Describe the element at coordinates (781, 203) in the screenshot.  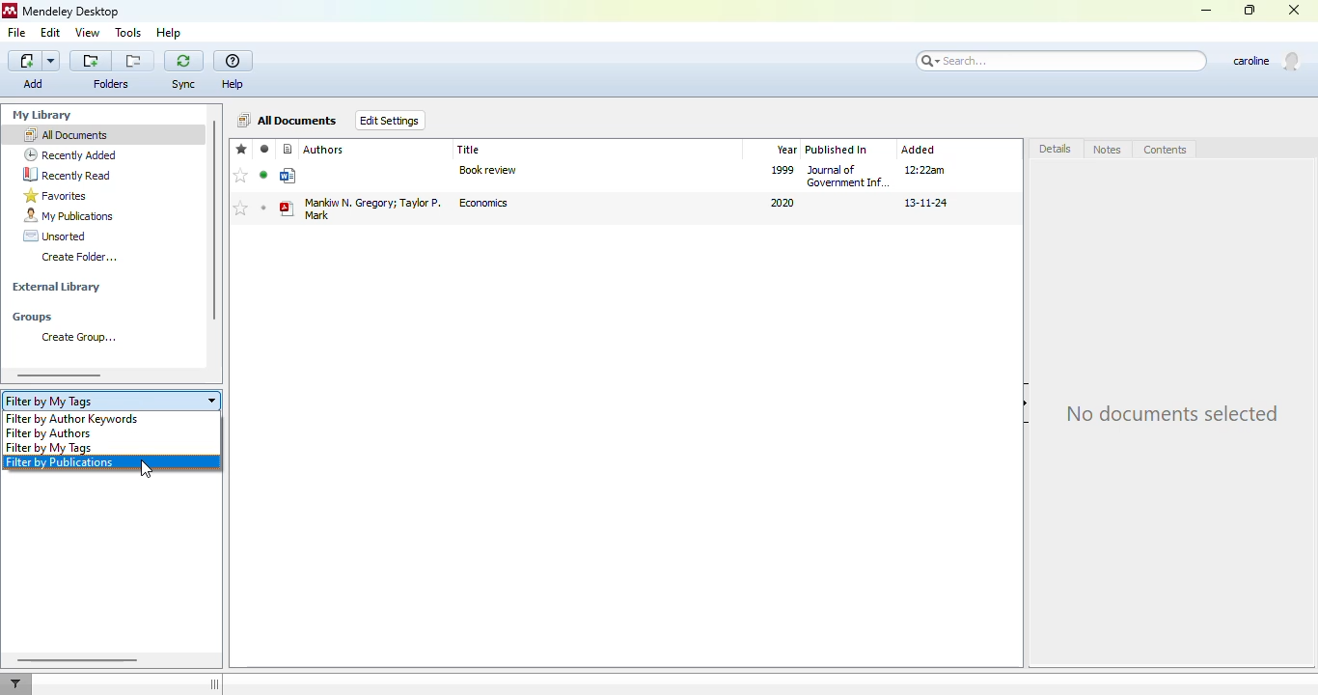
I see `2020` at that location.